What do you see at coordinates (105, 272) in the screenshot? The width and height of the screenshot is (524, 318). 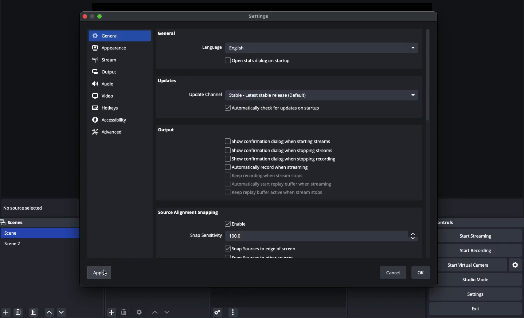 I see `Cursor` at bounding box center [105, 272].